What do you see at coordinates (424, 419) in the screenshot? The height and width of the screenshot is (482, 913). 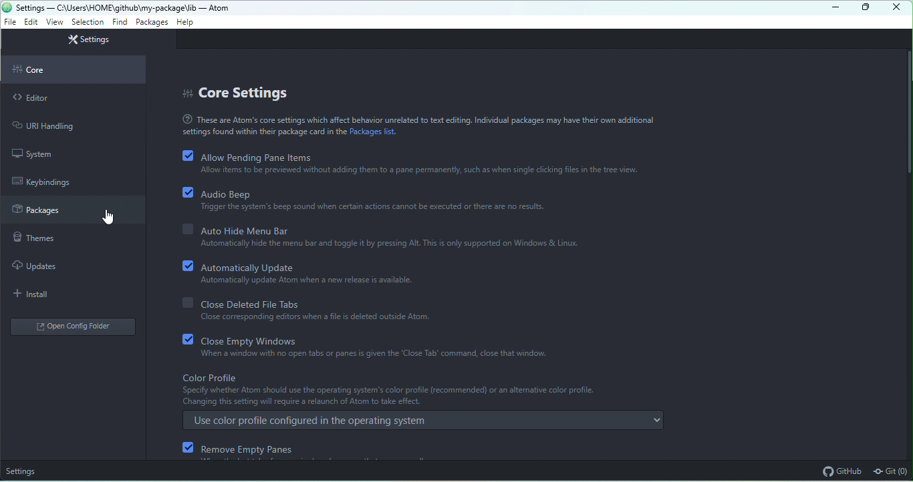 I see `use color profile configured in the operating system` at bounding box center [424, 419].